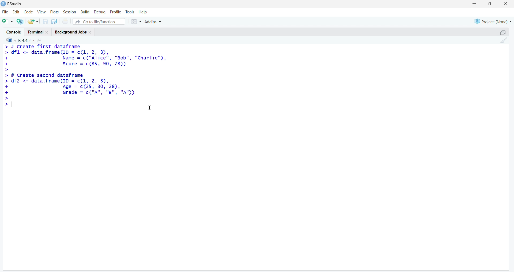 Image resolution: width=514 pixels, height=272 pixels. What do you see at coordinates (150, 108) in the screenshot?
I see `cursor` at bounding box center [150, 108].